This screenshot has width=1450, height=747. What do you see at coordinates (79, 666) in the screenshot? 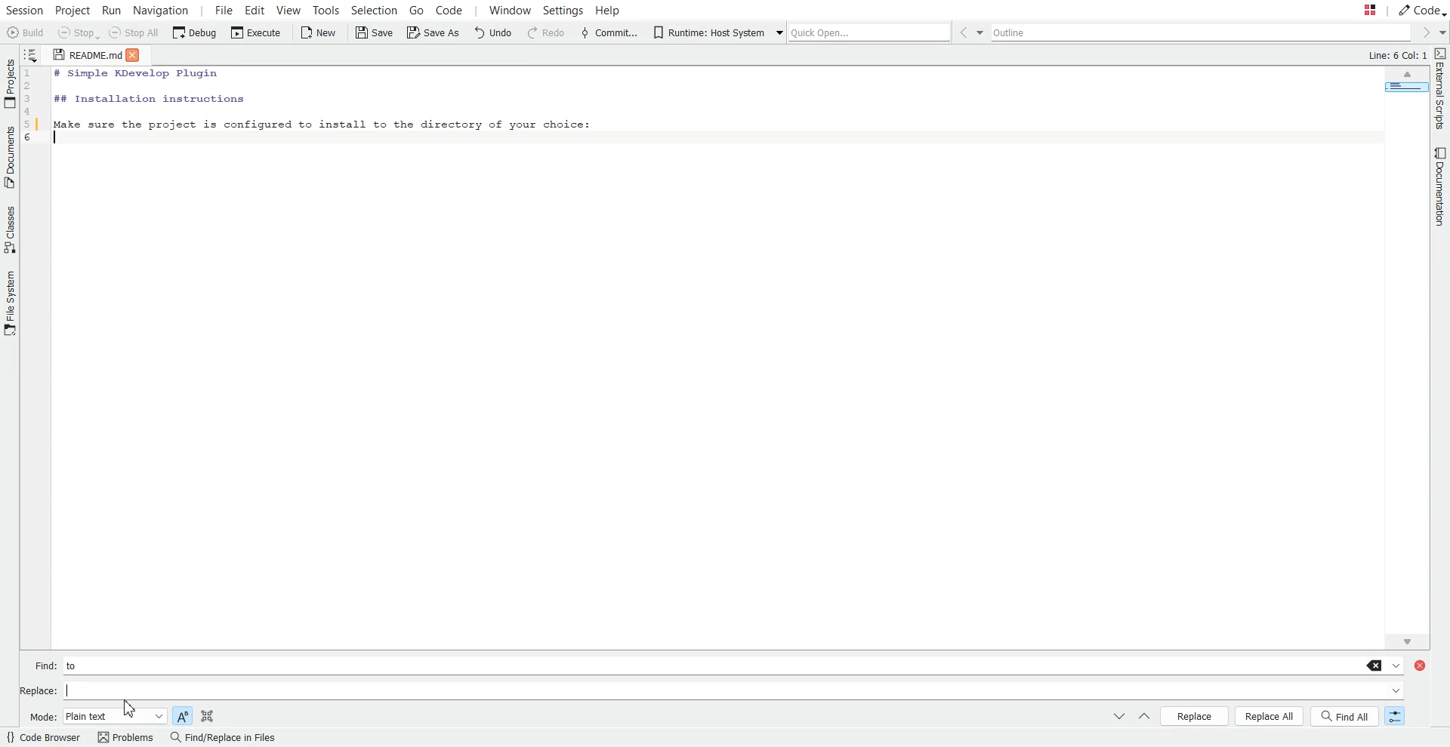
I see `to (text)` at bounding box center [79, 666].